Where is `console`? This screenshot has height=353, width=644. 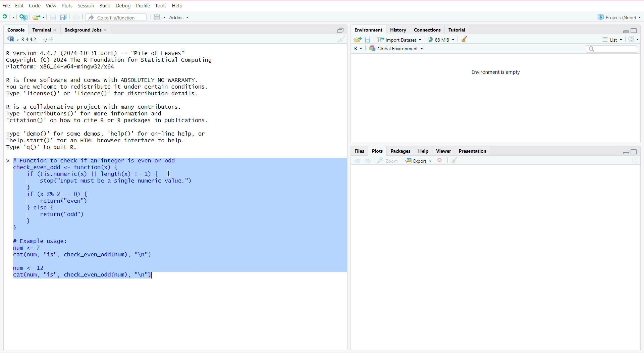
console is located at coordinates (16, 30).